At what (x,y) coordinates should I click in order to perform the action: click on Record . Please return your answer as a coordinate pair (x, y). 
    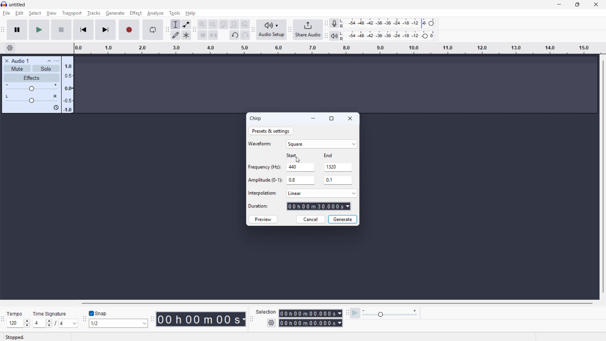
    Looking at the image, I should click on (129, 30).